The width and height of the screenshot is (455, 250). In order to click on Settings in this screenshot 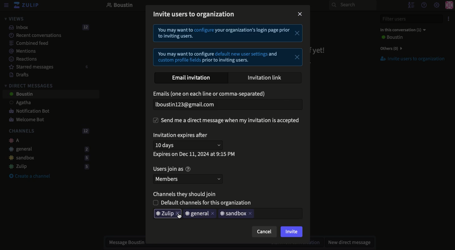, I will do `click(437, 5)`.